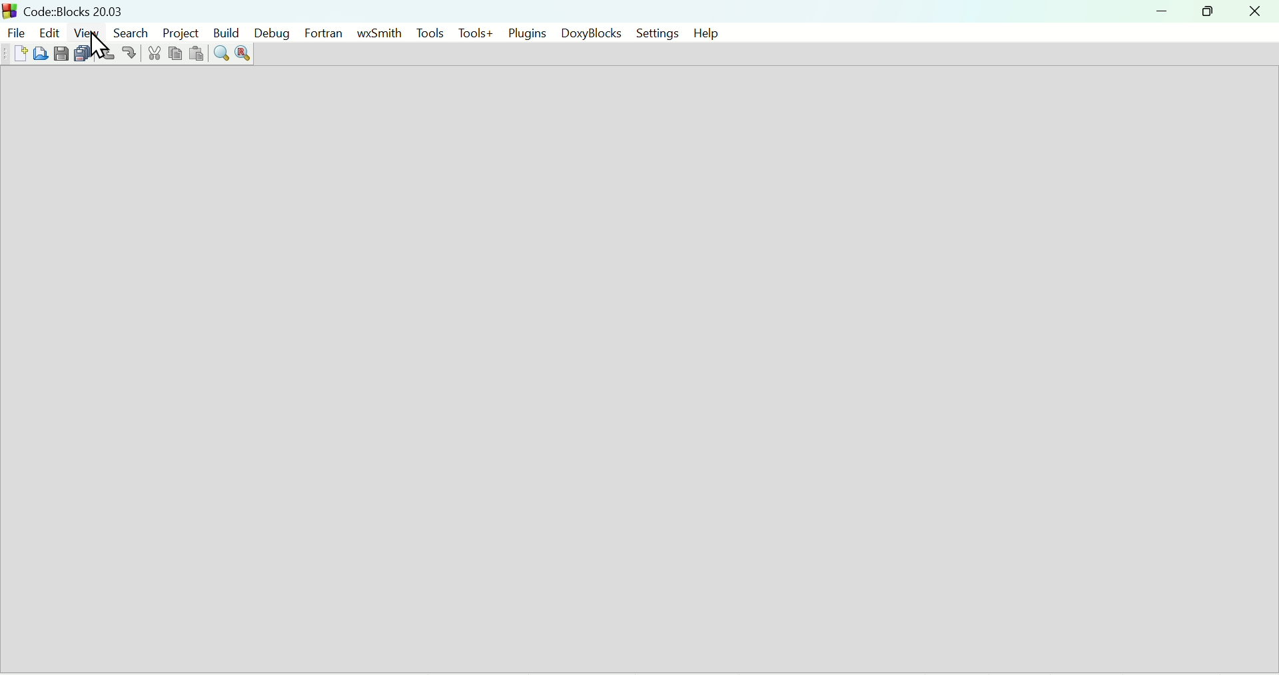  I want to click on minimize, so click(1162, 11).